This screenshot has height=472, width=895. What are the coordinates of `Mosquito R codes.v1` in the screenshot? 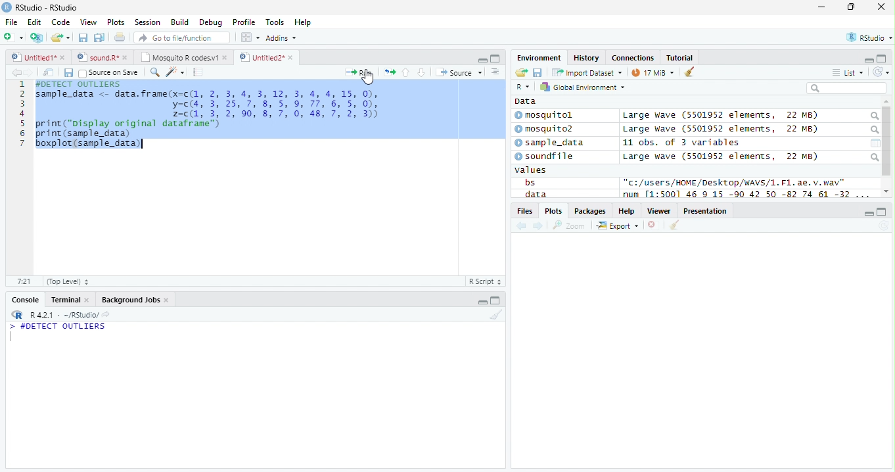 It's located at (182, 57).